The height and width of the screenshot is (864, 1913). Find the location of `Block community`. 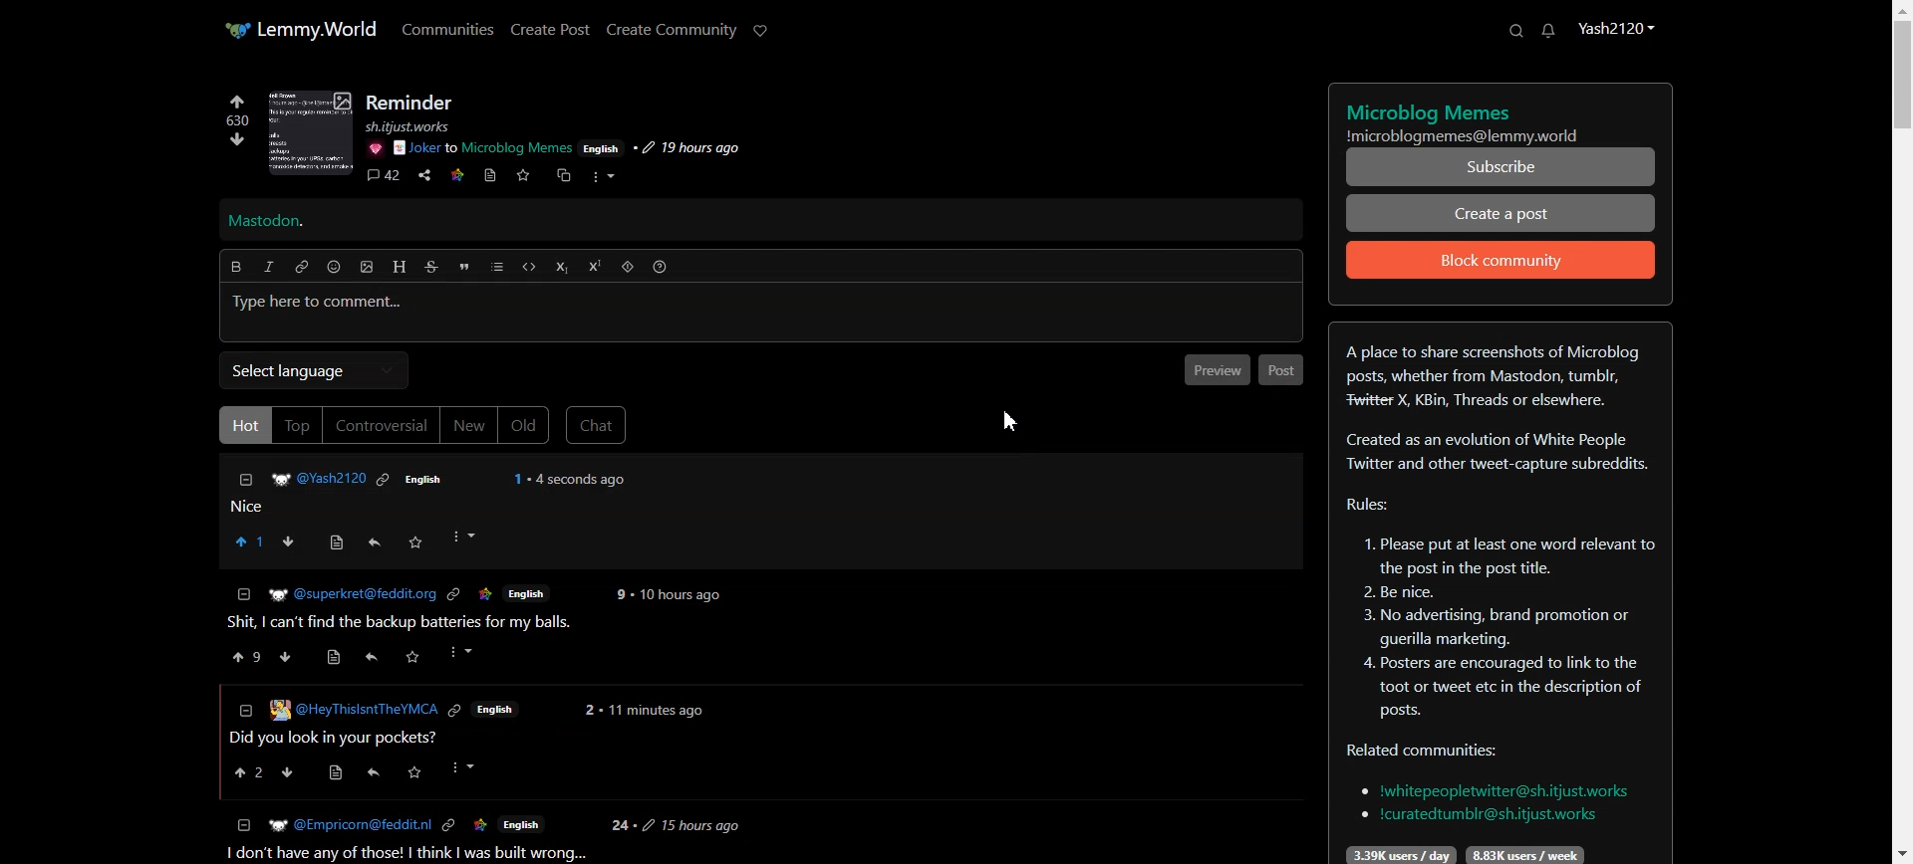

Block community is located at coordinates (1502, 260).